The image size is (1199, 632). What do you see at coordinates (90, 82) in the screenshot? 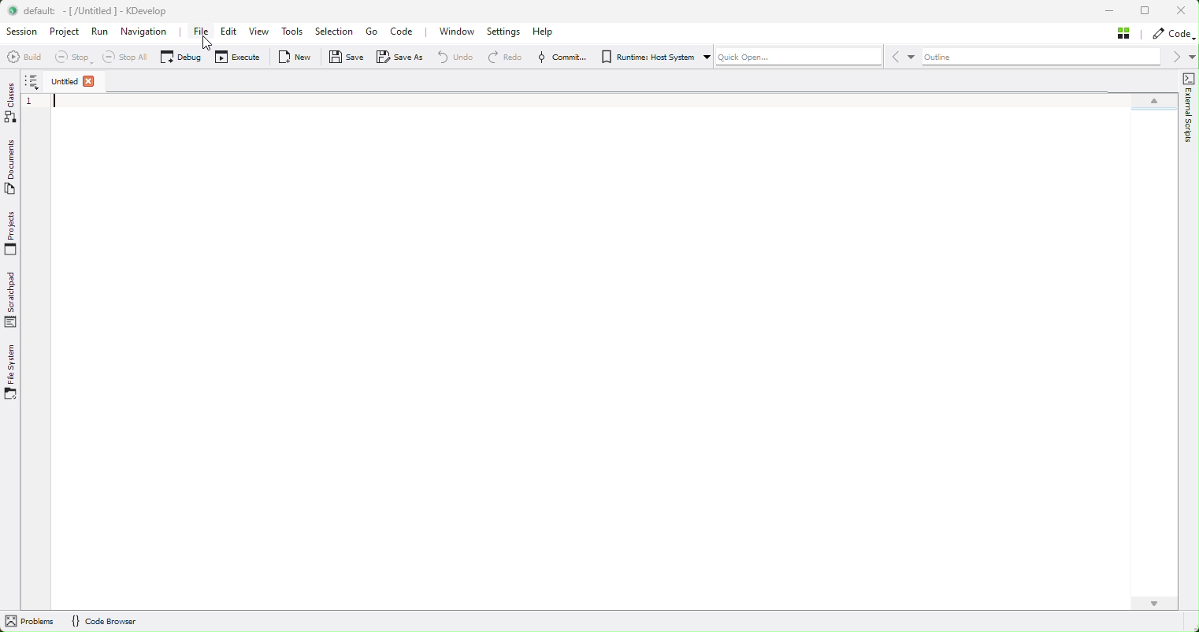
I see `close file` at bounding box center [90, 82].